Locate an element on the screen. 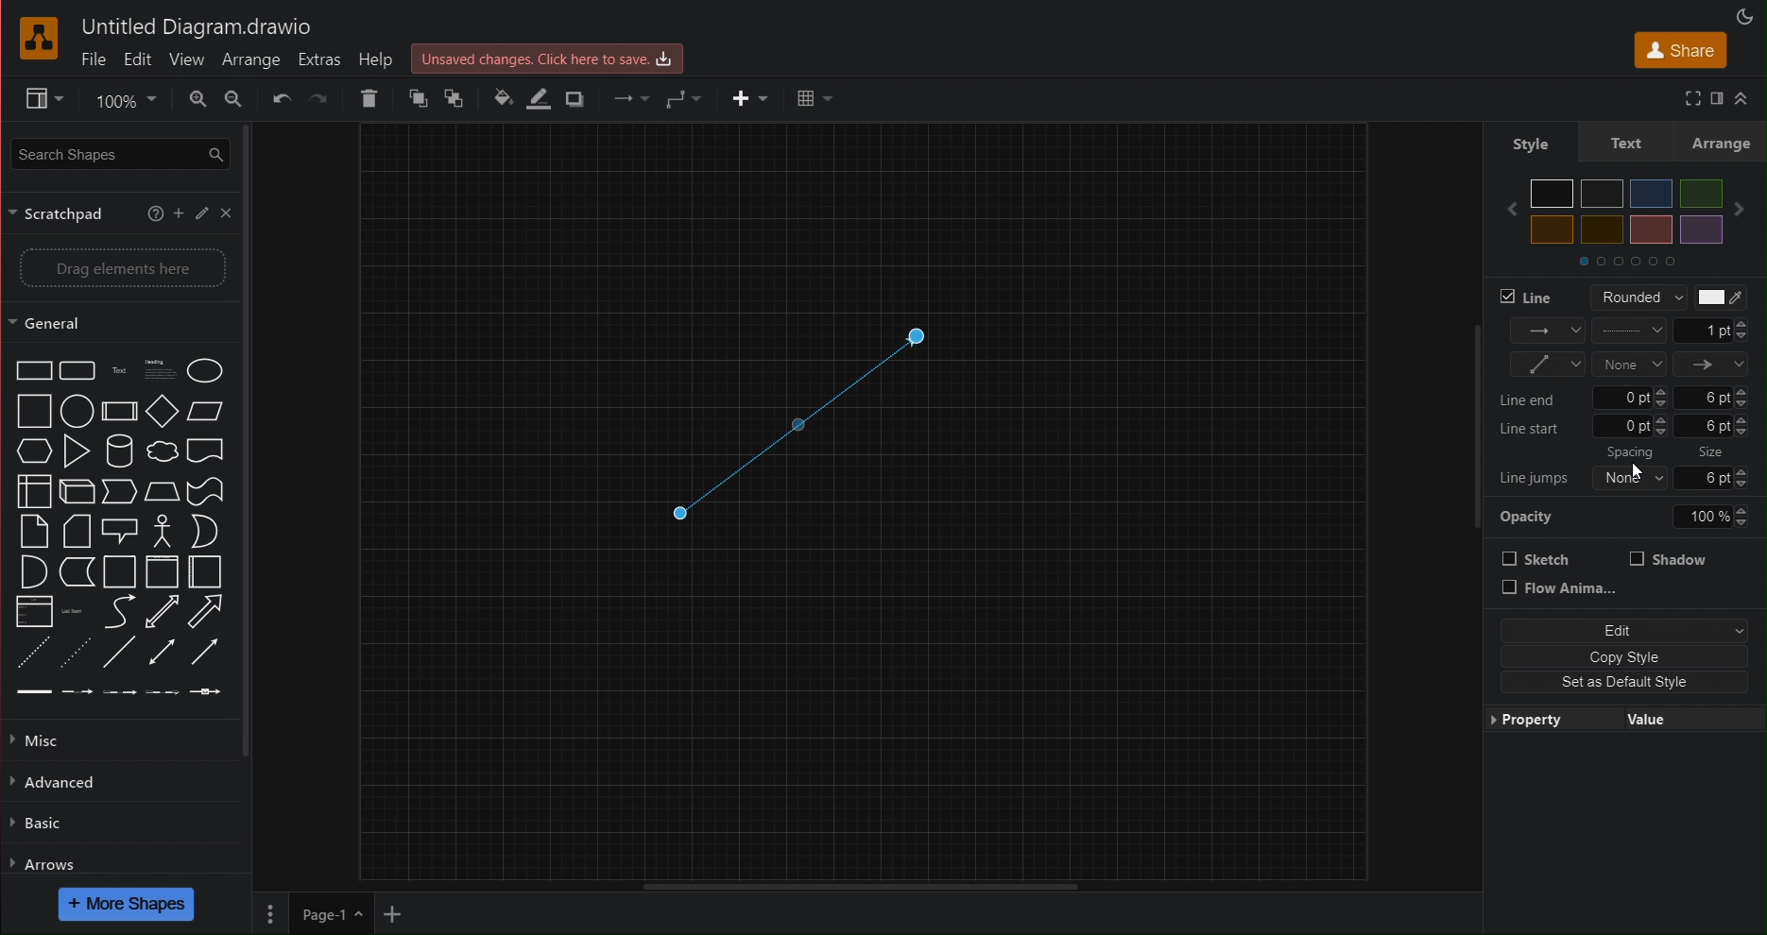  page 1 is located at coordinates (330, 913).